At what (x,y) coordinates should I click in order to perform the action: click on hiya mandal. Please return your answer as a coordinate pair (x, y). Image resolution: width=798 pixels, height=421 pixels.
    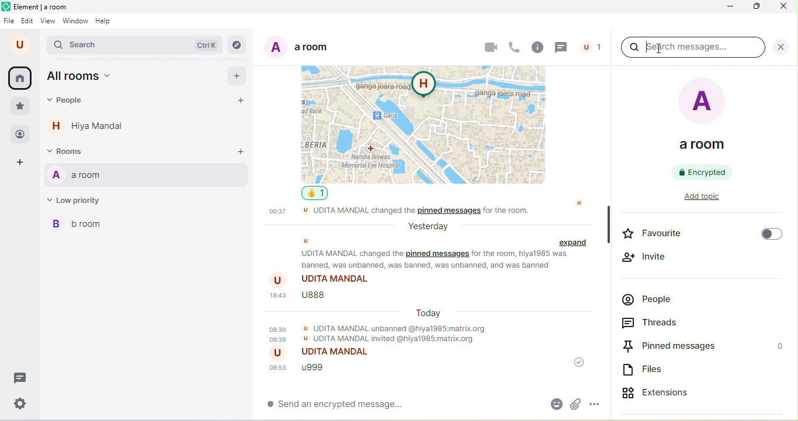
    Looking at the image, I should click on (92, 128).